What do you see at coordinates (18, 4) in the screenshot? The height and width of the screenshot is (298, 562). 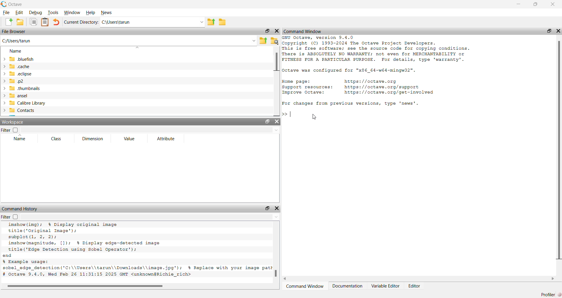 I see `Octave` at bounding box center [18, 4].